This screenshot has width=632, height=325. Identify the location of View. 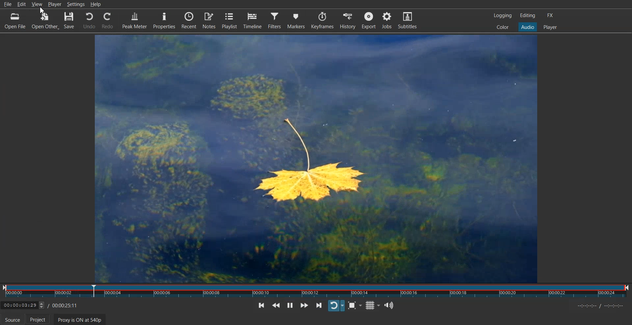
(38, 4).